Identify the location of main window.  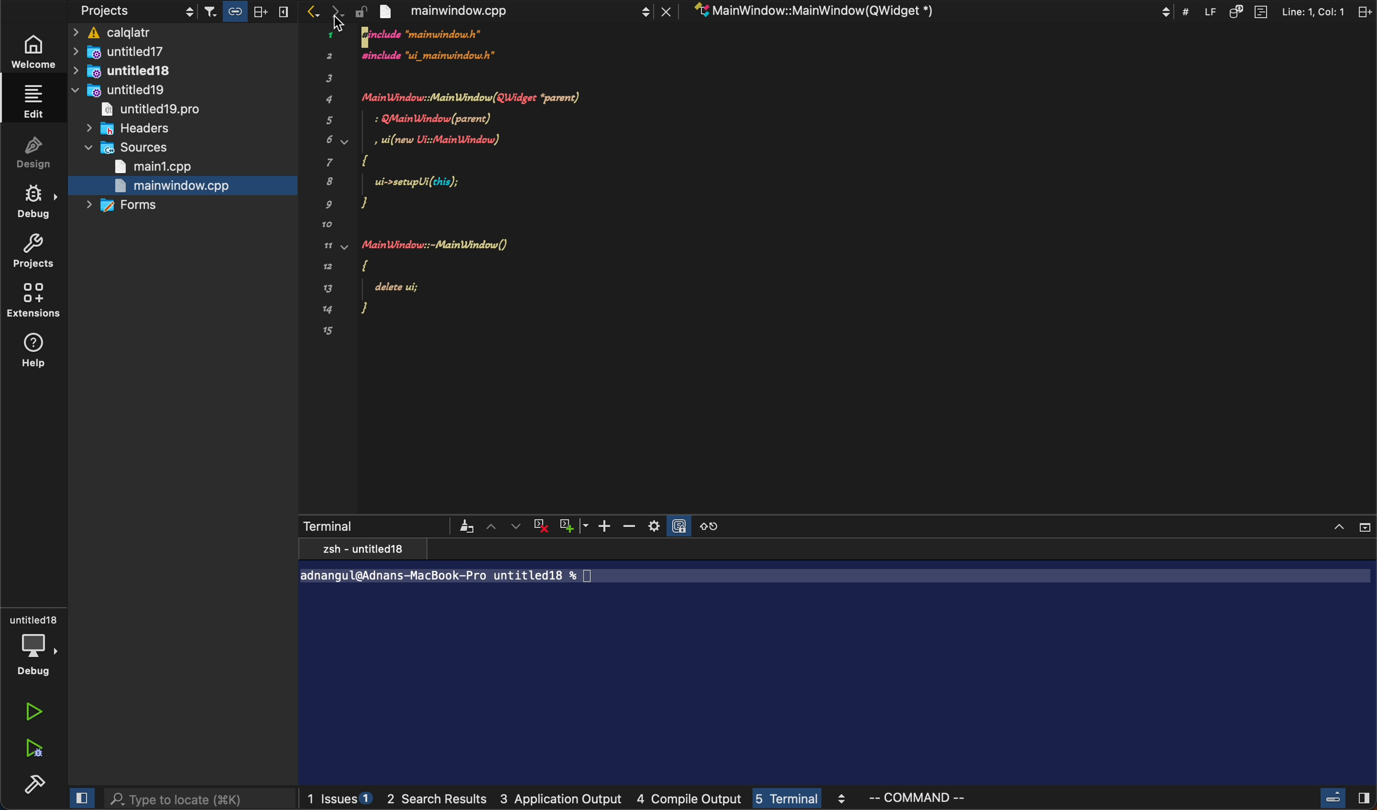
(183, 186).